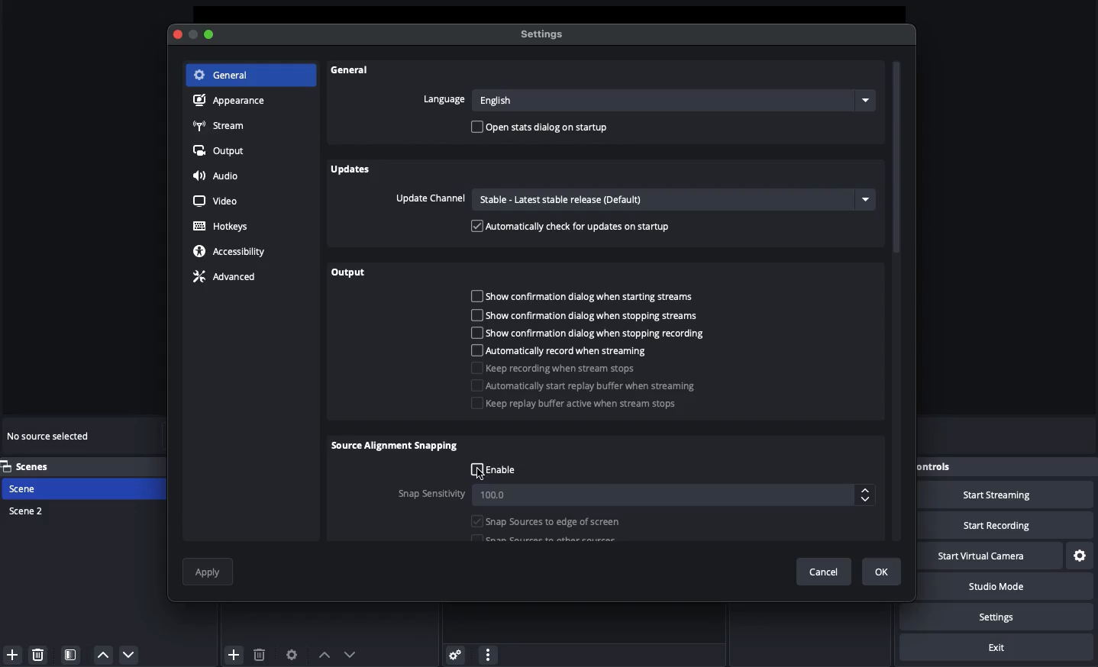 This screenshot has height=667, width=1098. Describe the element at coordinates (222, 227) in the screenshot. I see `Hotkeys` at that location.